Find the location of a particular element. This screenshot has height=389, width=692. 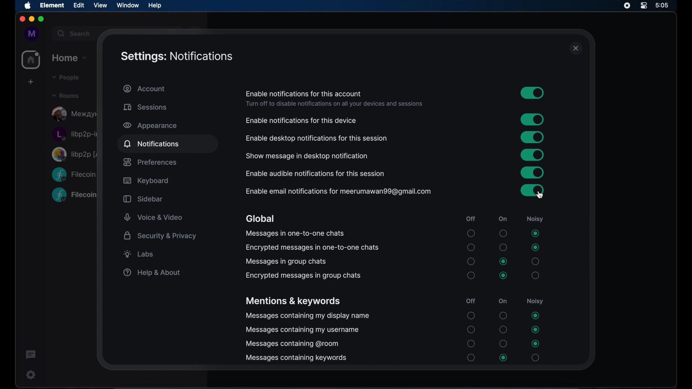

radio button is located at coordinates (504, 358).